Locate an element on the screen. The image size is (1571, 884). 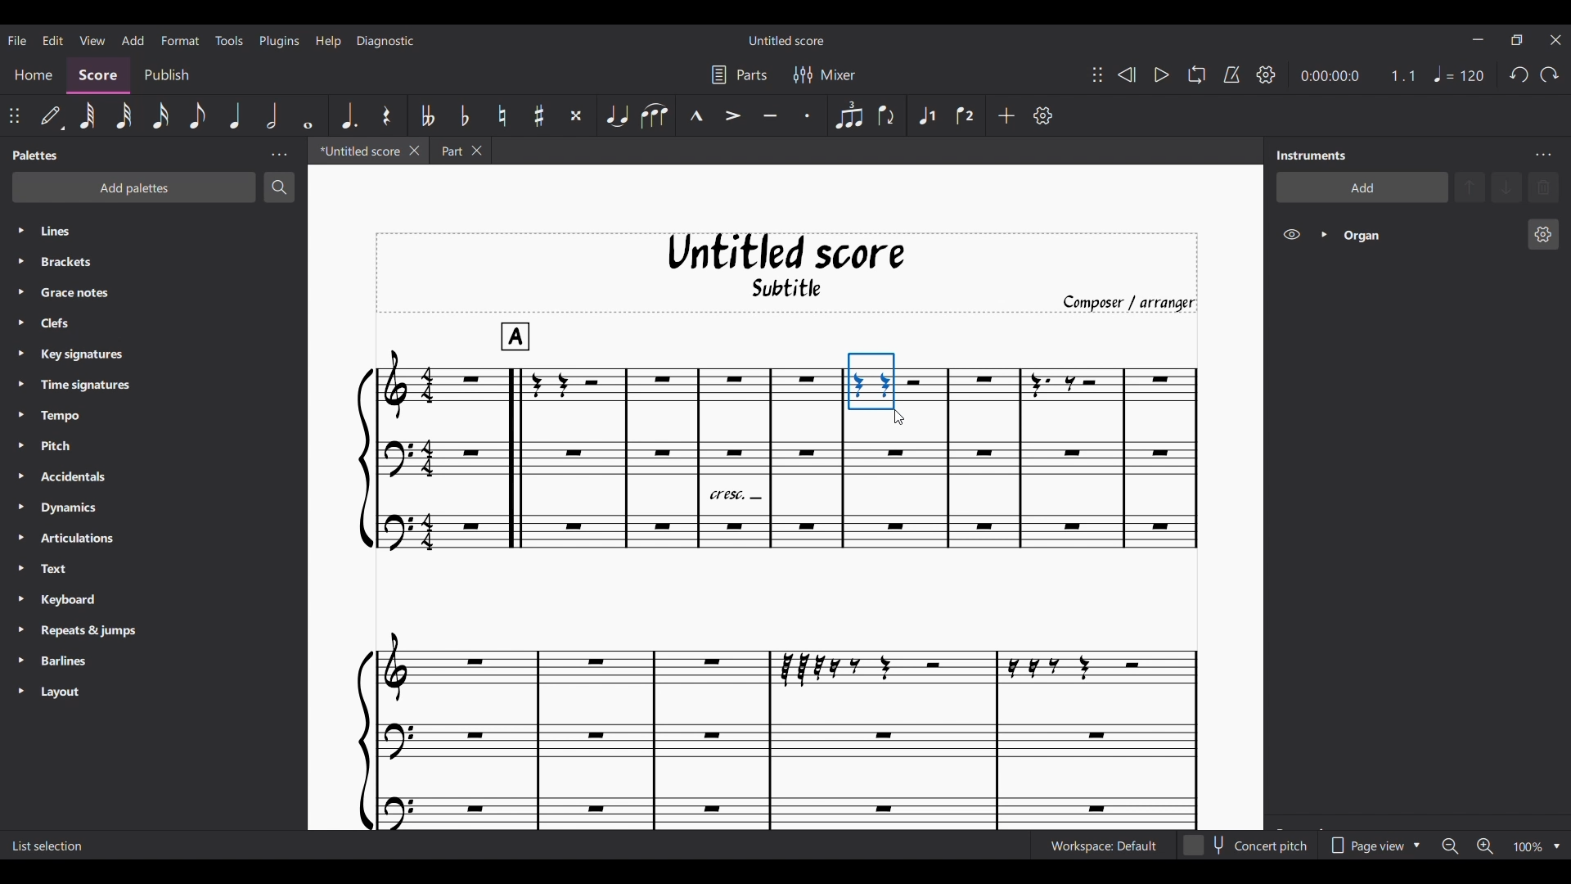
Slur is located at coordinates (653, 115).